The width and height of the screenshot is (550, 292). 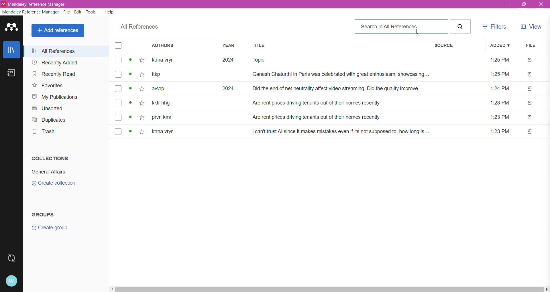 I want to click on click here to add to favourites, so click(x=141, y=104).